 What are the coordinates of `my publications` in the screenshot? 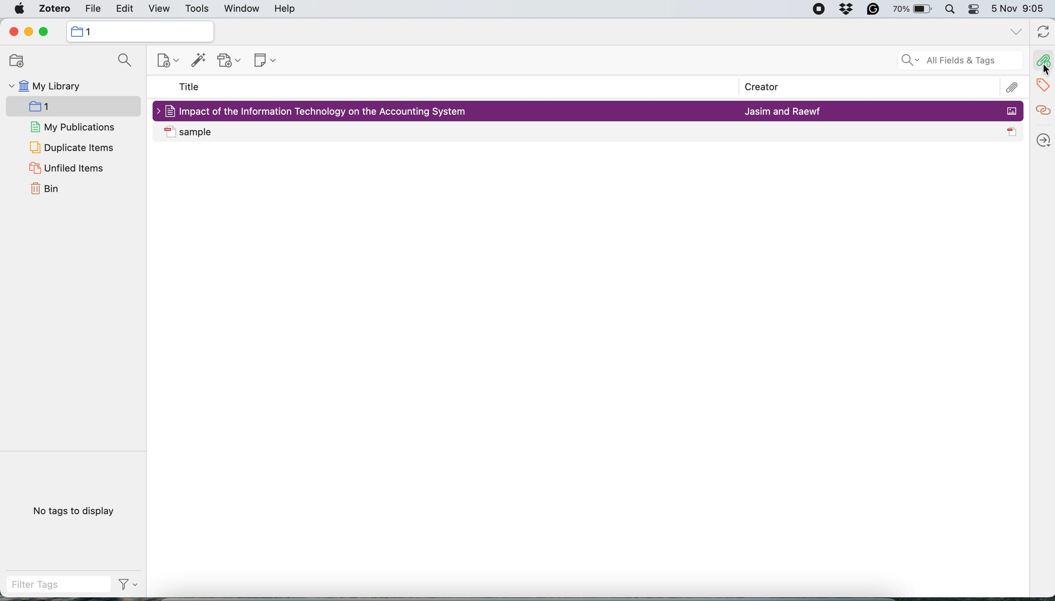 It's located at (74, 128).